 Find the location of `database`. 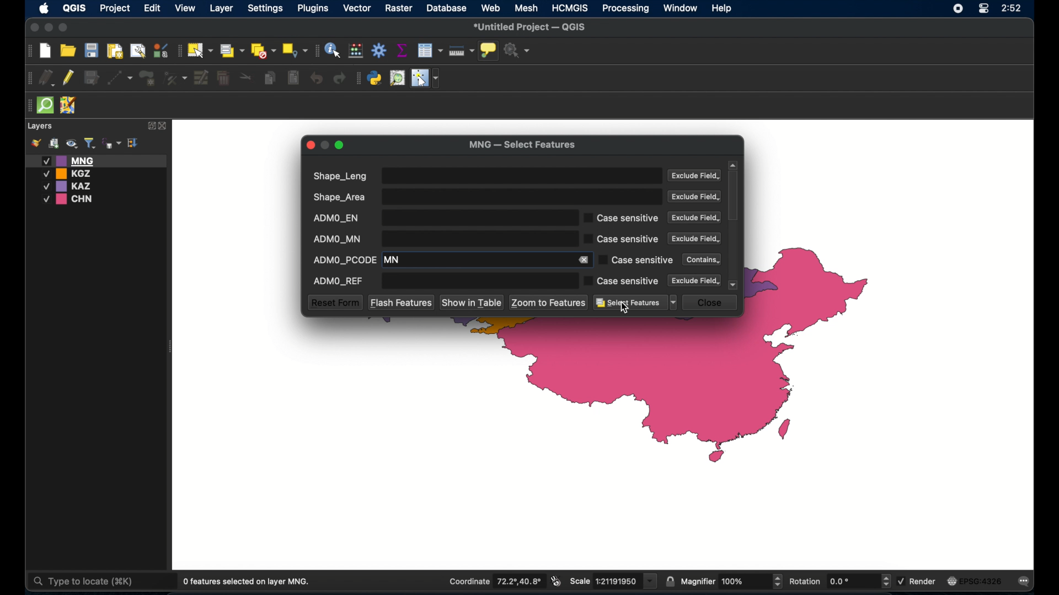

database is located at coordinates (446, 8).